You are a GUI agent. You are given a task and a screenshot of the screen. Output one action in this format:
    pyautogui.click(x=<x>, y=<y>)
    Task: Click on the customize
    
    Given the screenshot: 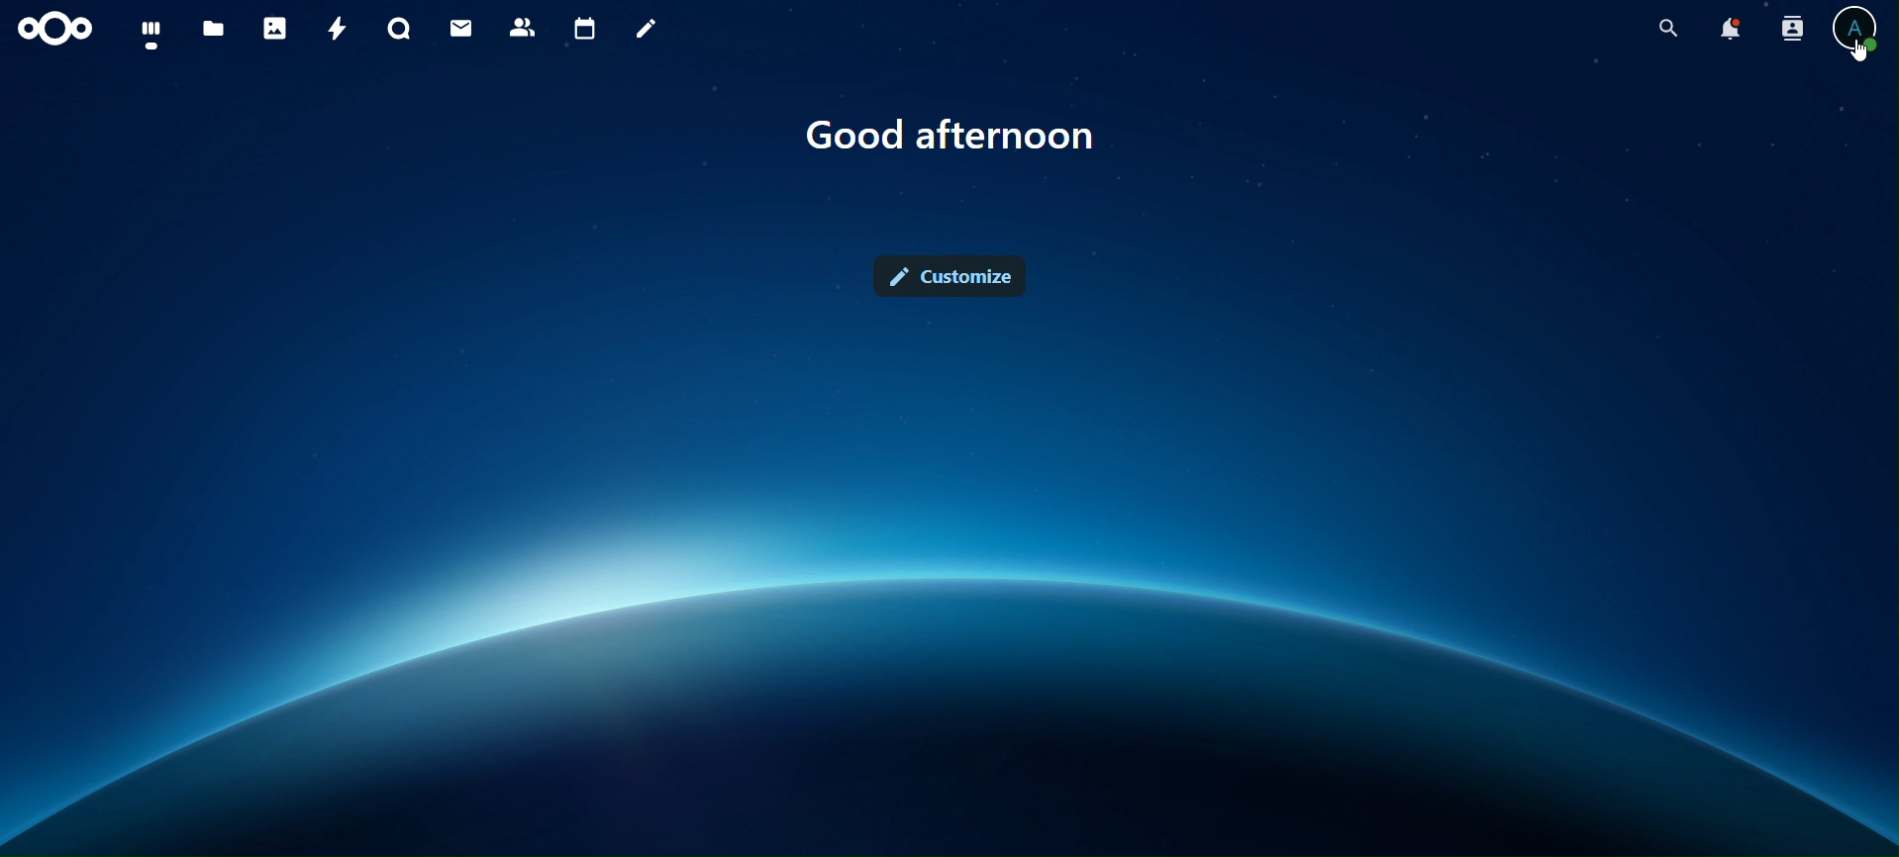 What is the action you would take?
    pyautogui.click(x=956, y=272)
    